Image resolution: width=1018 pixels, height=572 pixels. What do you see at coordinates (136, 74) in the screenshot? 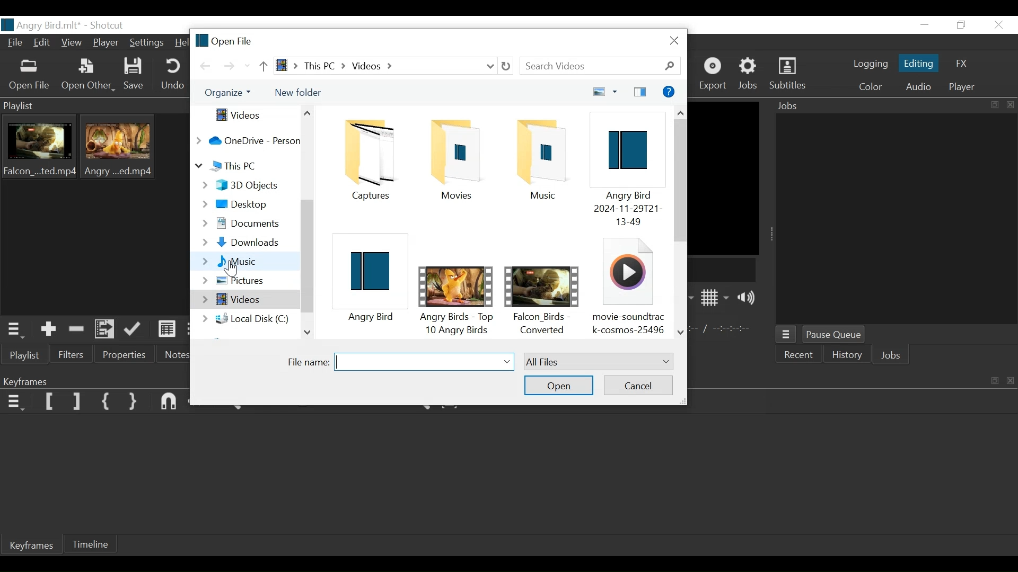
I see `Save` at bounding box center [136, 74].